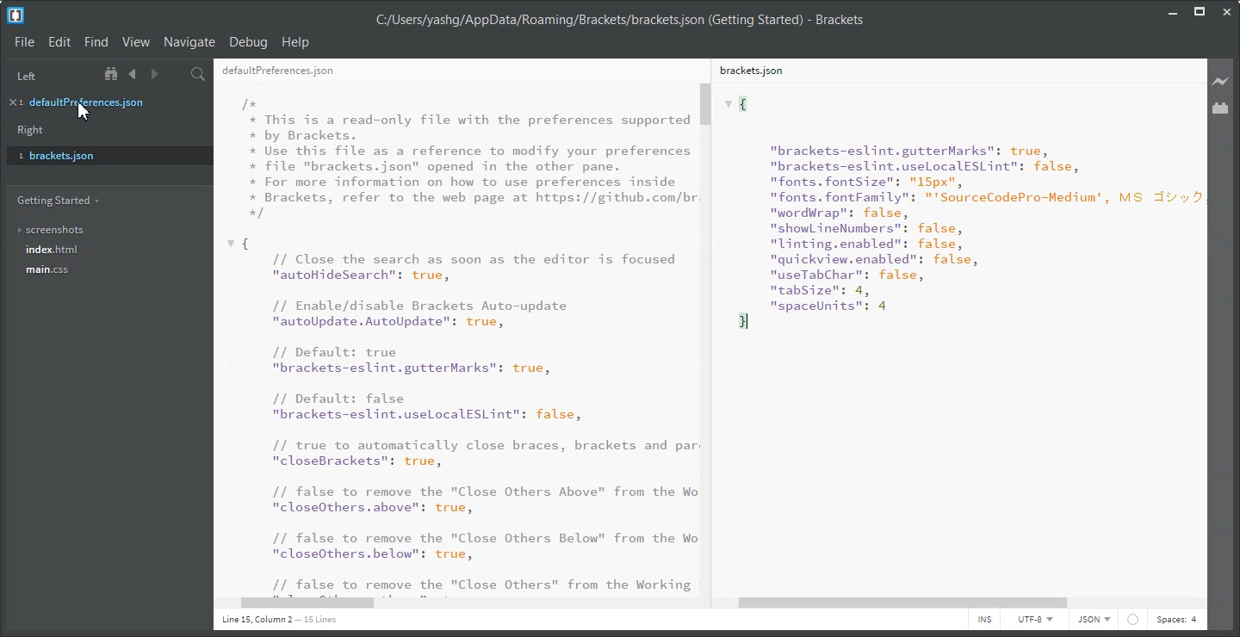 The image size is (1240, 637). What do you see at coordinates (189, 41) in the screenshot?
I see `Navigate` at bounding box center [189, 41].